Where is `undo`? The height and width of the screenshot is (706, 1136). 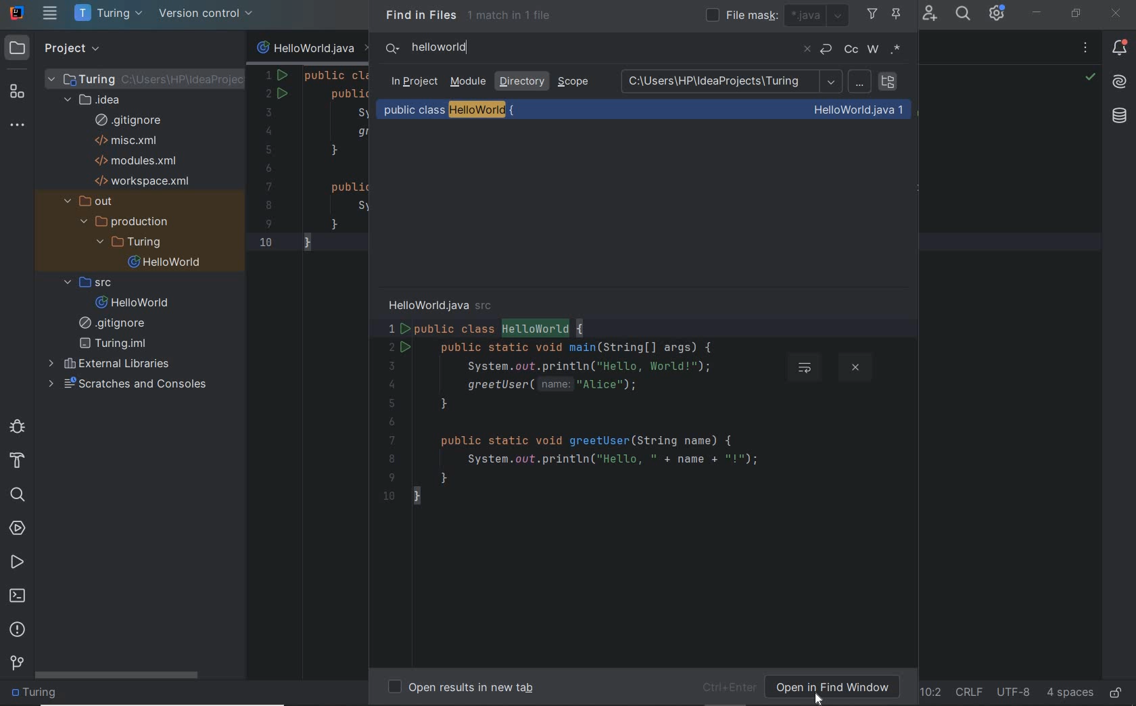
undo is located at coordinates (832, 51).